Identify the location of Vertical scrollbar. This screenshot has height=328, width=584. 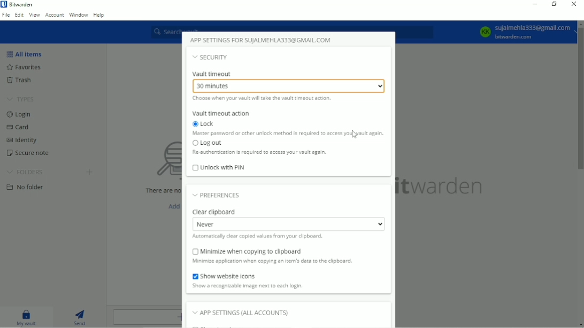
(580, 99).